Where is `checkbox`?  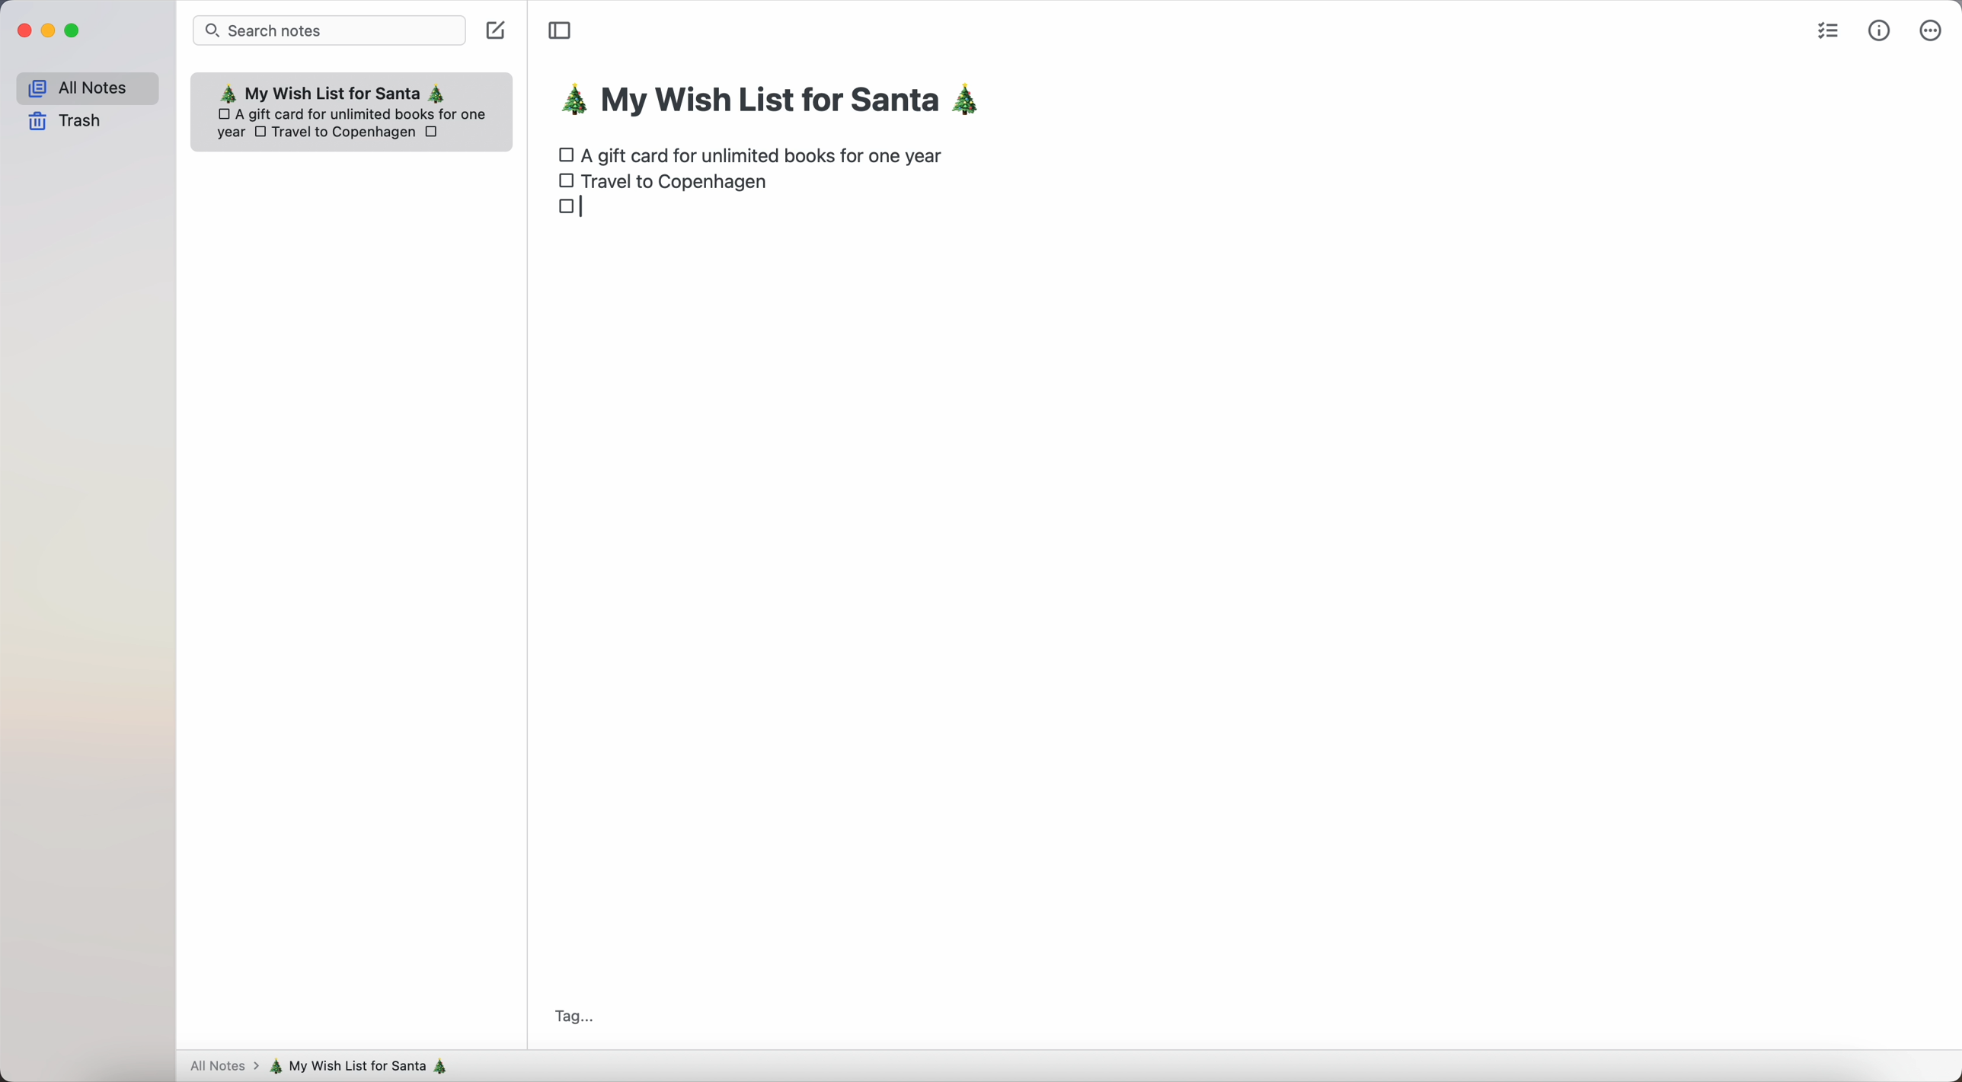 checkbox is located at coordinates (565, 152).